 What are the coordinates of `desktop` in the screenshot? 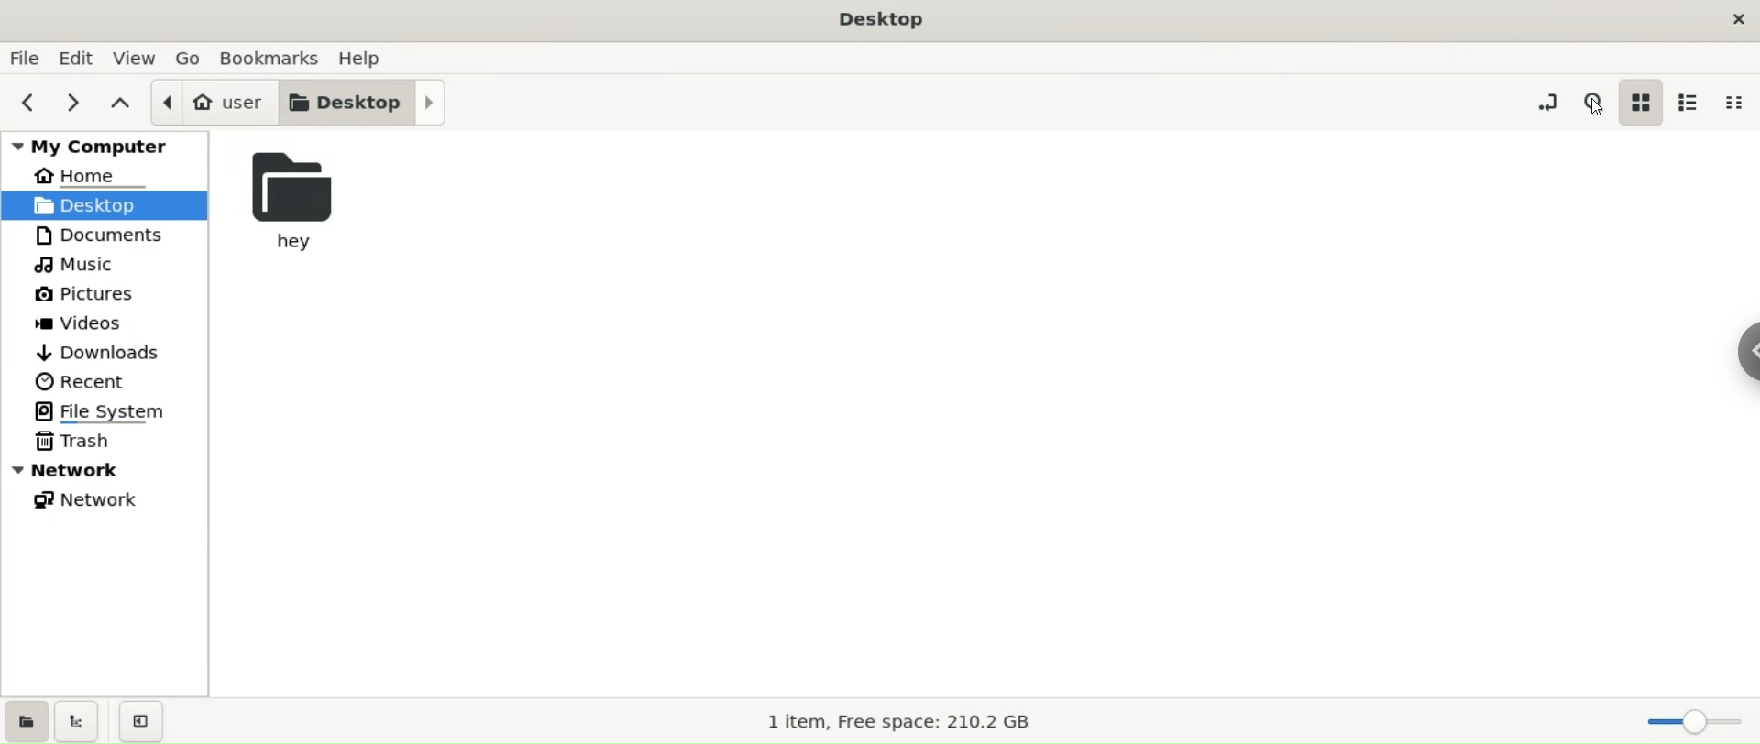 It's located at (366, 104).